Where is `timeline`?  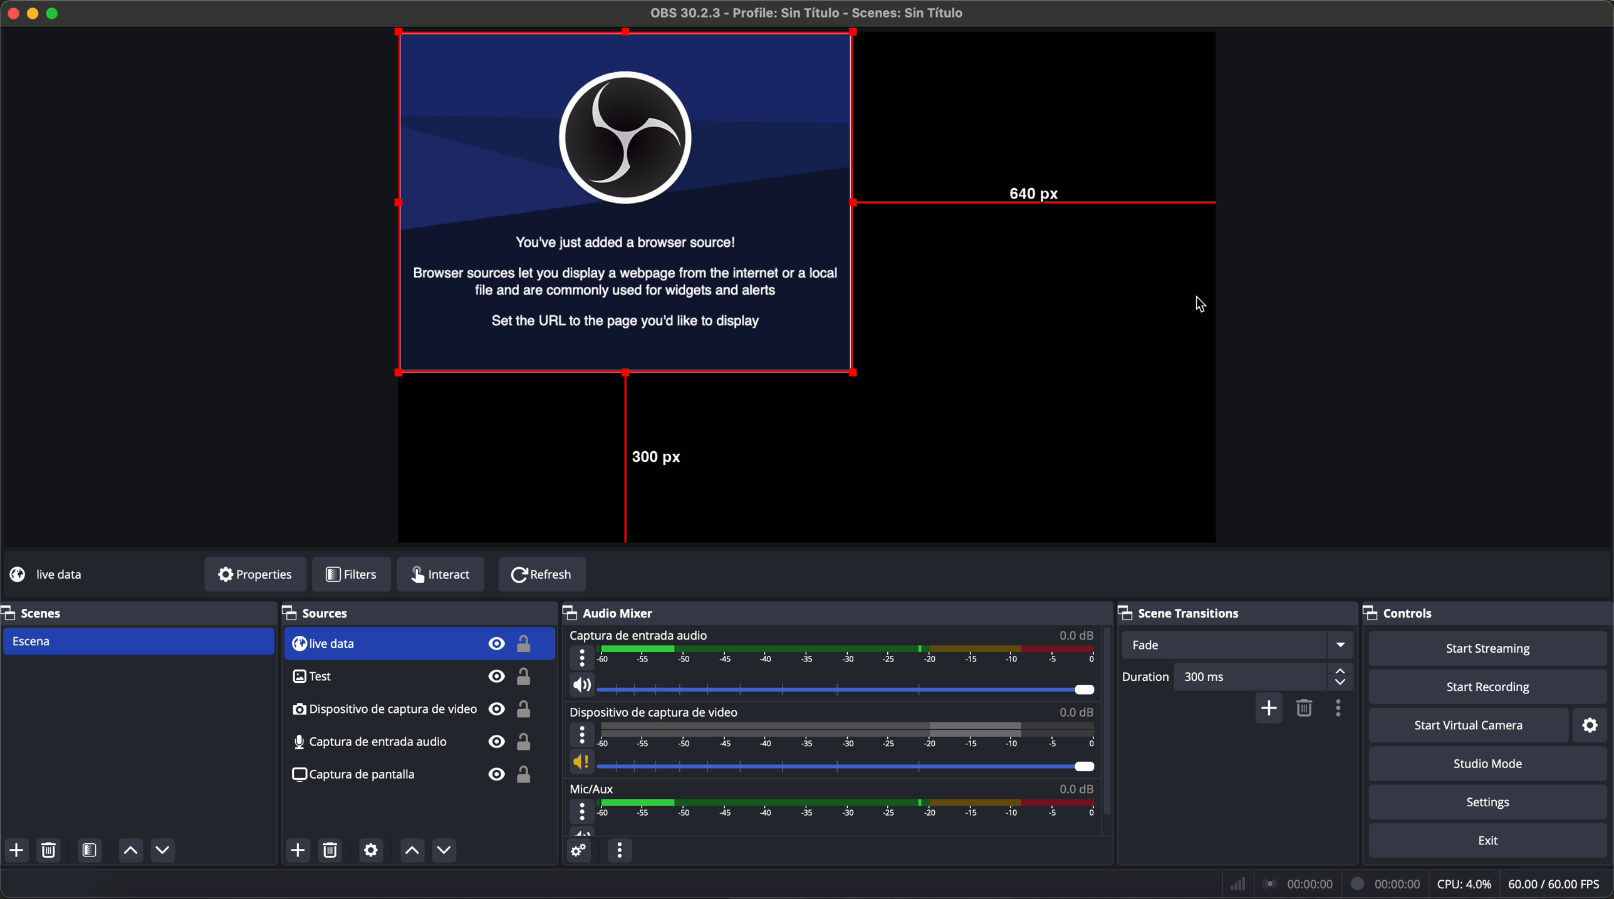
timeline is located at coordinates (849, 658).